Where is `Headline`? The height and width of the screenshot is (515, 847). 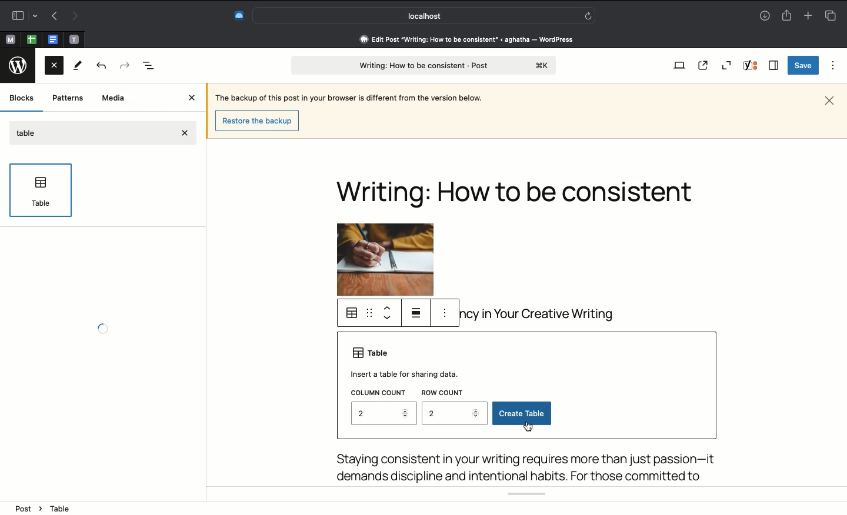
Headline is located at coordinates (519, 196).